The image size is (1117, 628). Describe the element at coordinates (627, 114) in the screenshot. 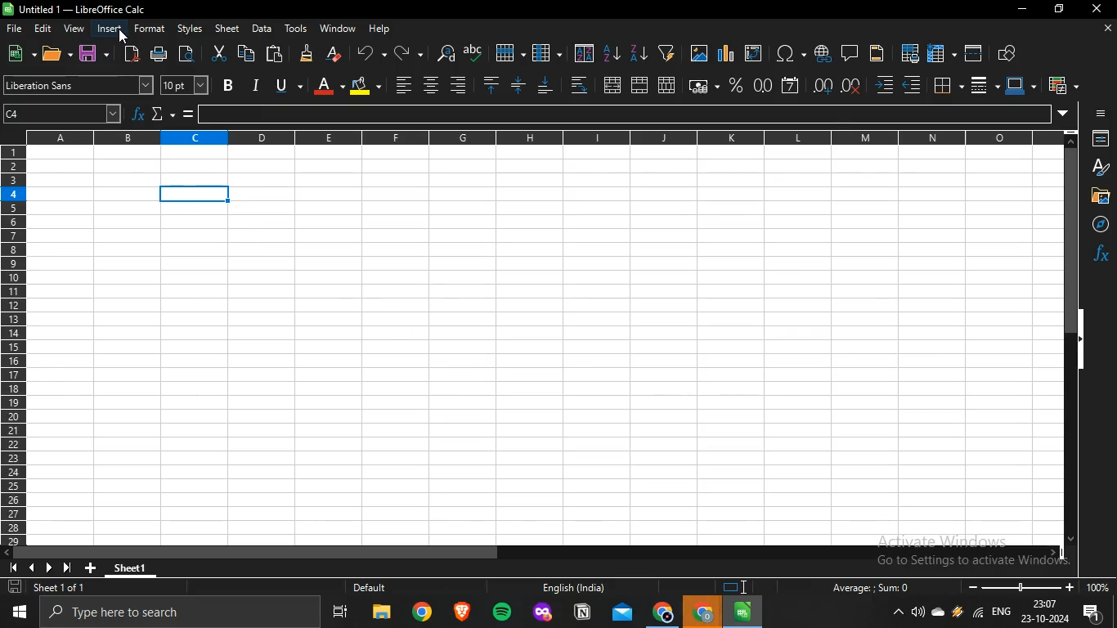

I see `input line` at that location.